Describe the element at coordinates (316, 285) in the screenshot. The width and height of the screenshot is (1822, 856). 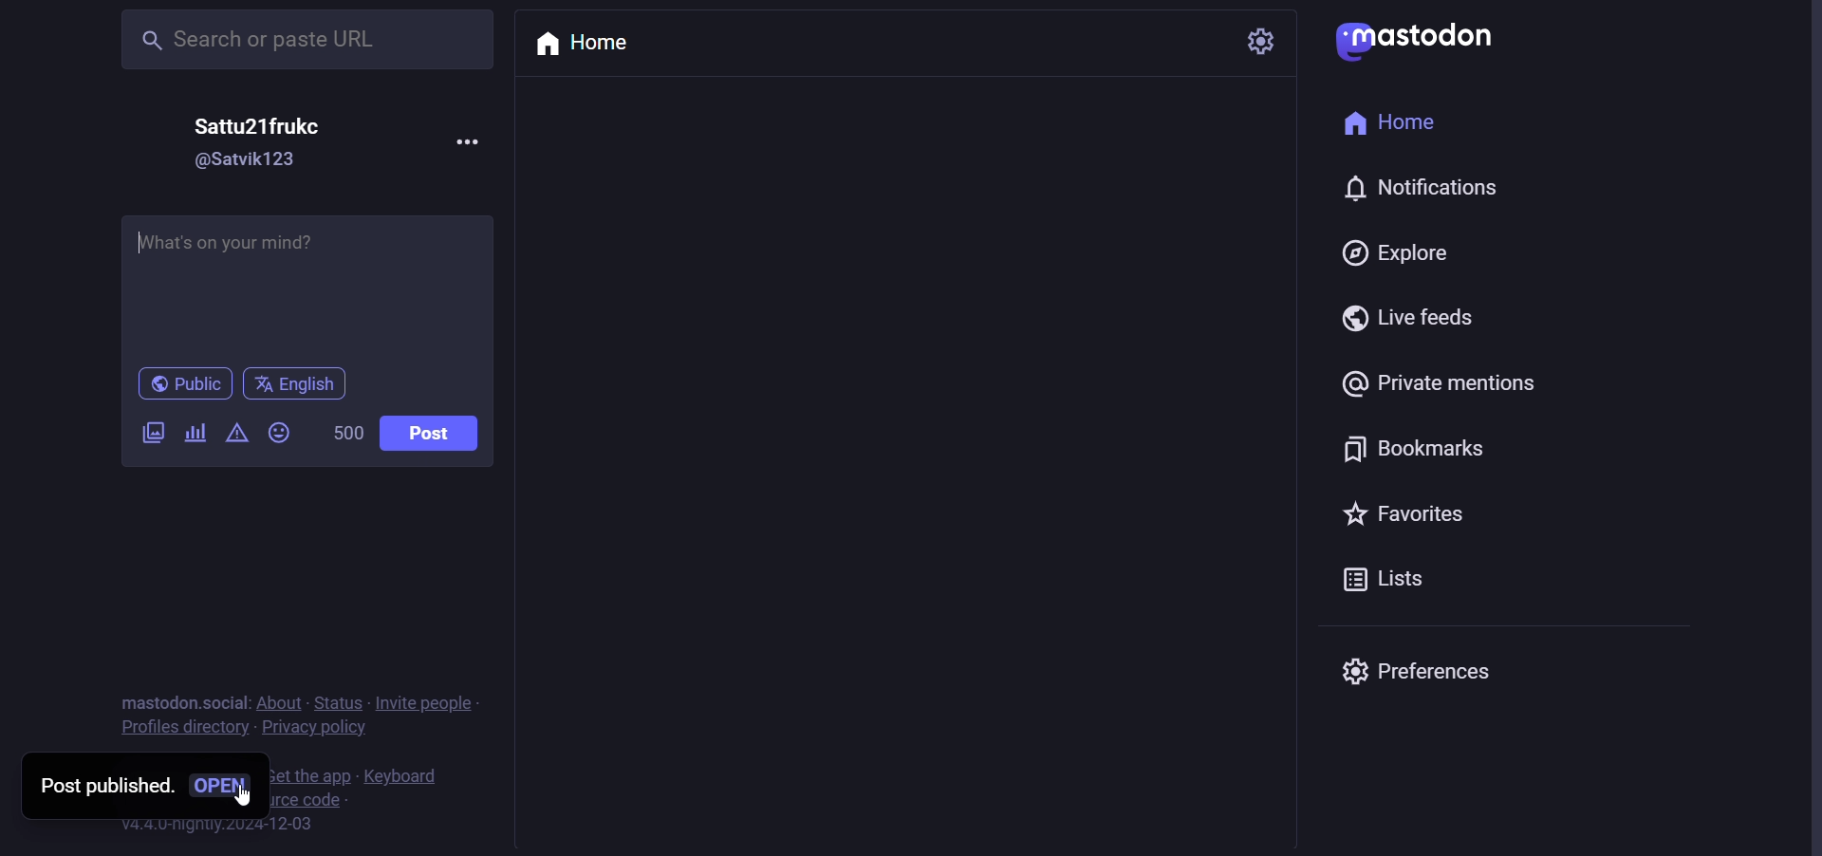
I see `football advise` at that location.